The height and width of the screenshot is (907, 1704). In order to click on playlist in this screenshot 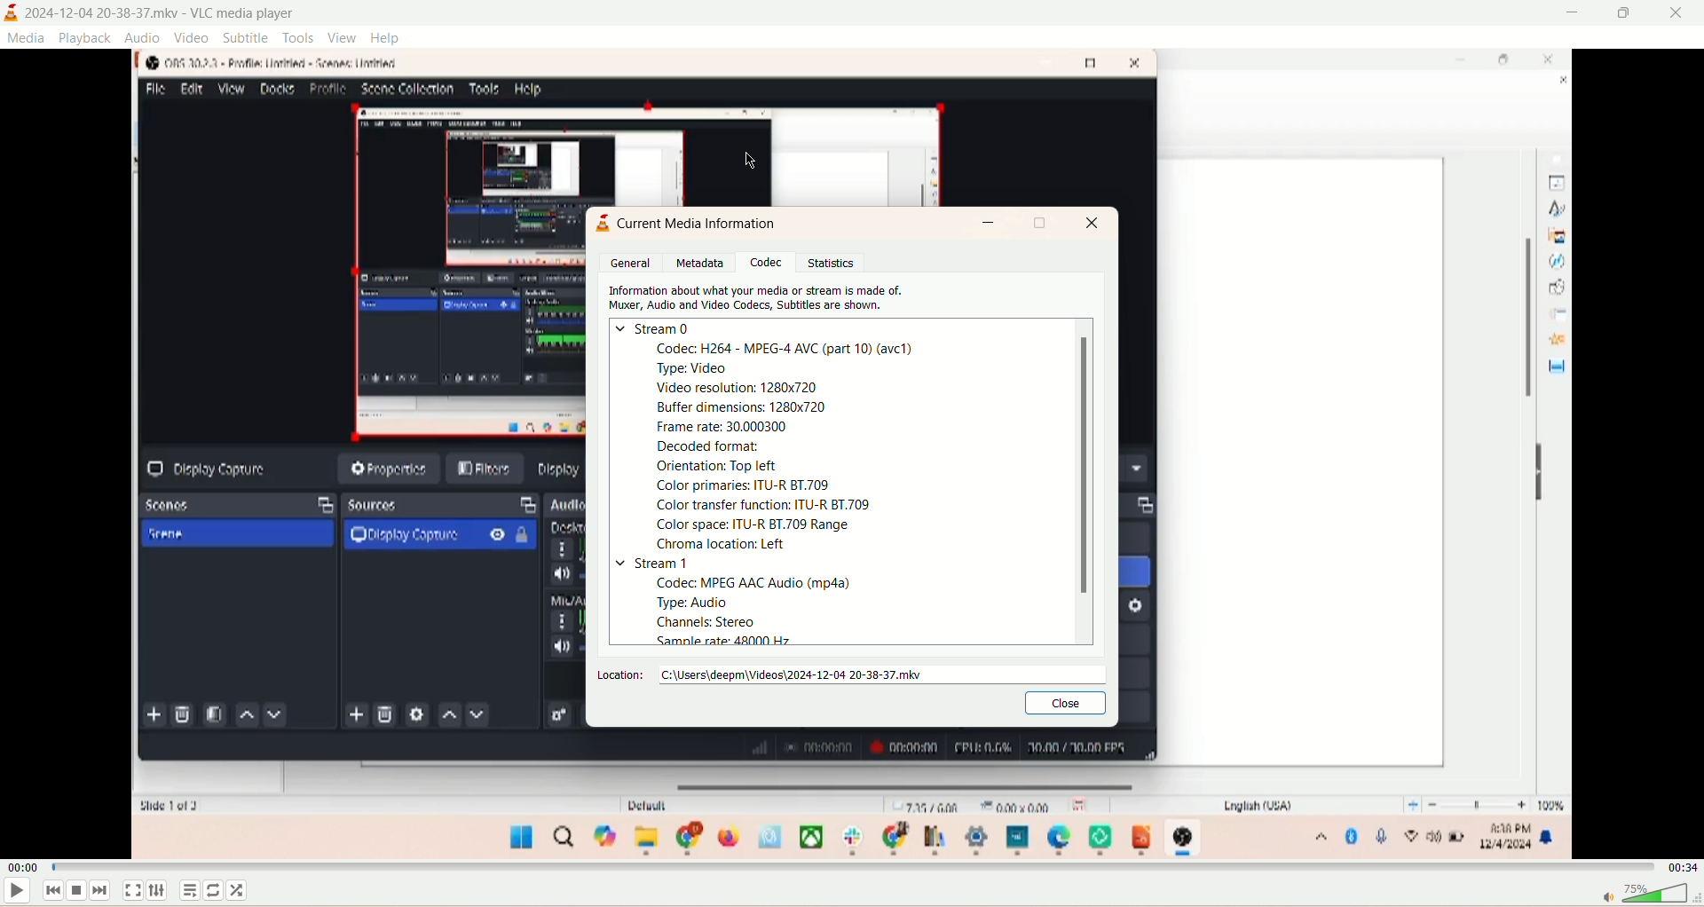, I will do `click(190, 891)`.